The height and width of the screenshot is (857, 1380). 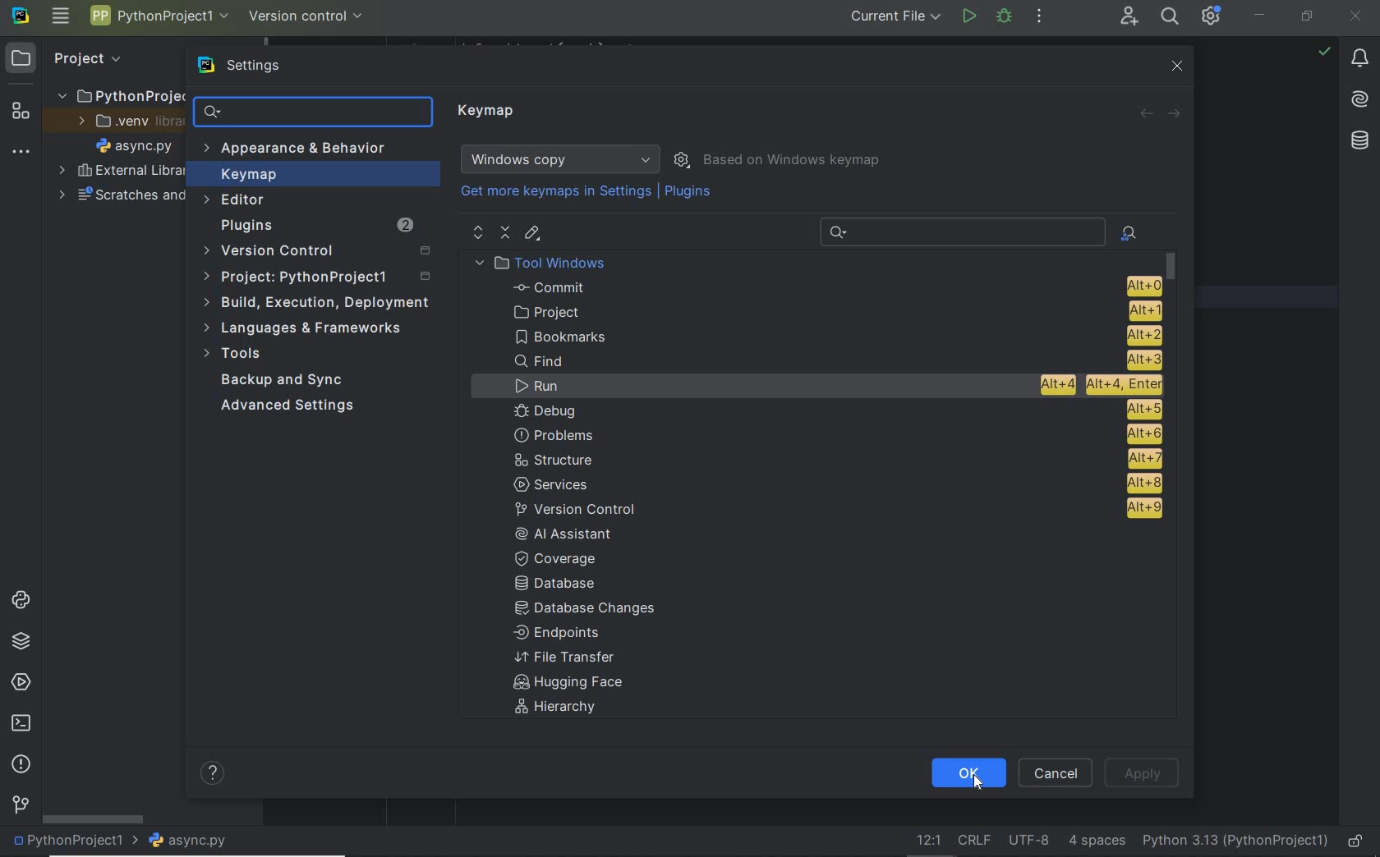 What do you see at coordinates (1308, 17) in the screenshot?
I see `restore down` at bounding box center [1308, 17].